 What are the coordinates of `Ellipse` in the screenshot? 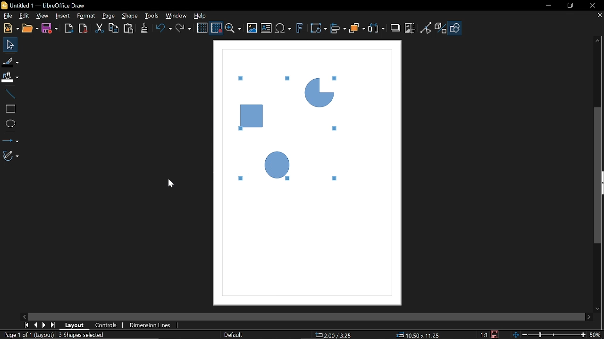 It's located at (9, 123).